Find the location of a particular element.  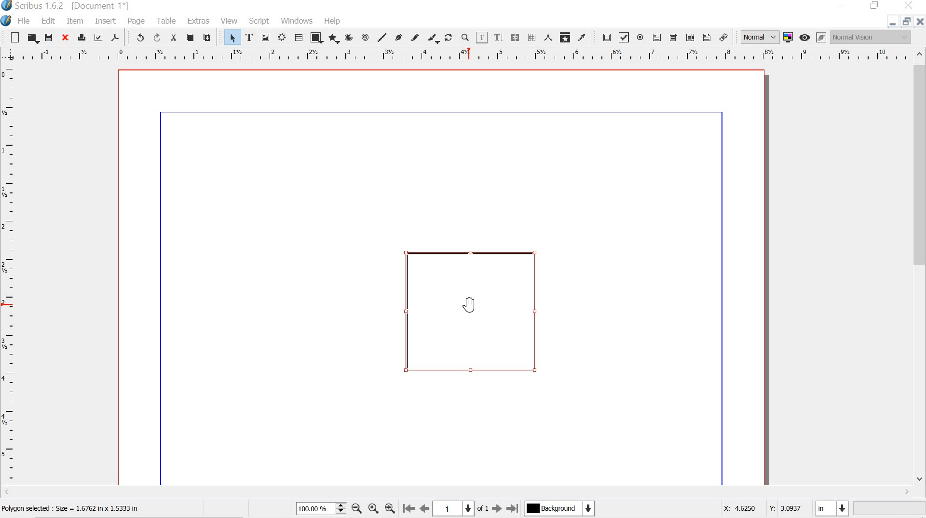

measurements is located at coordinates (546, 37).